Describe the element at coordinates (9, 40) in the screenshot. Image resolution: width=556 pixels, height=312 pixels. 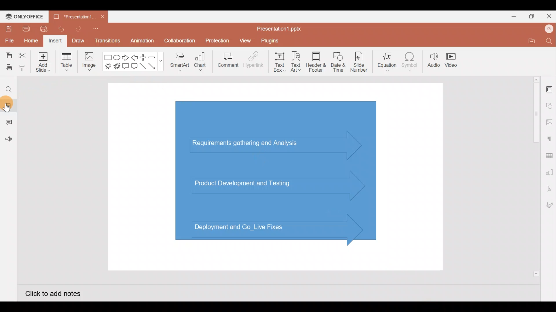
I see `File` at that location.